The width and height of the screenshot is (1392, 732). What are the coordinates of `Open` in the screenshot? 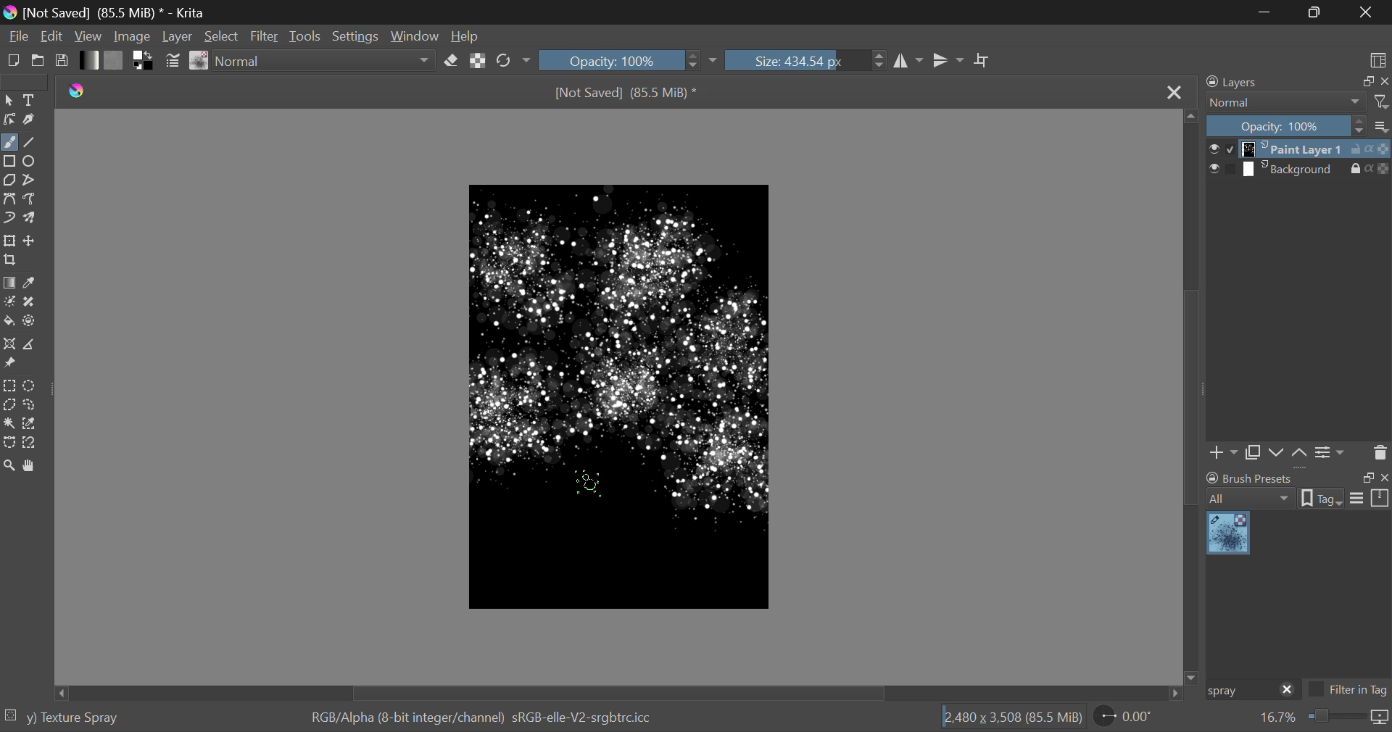 It's located at (38, 60).